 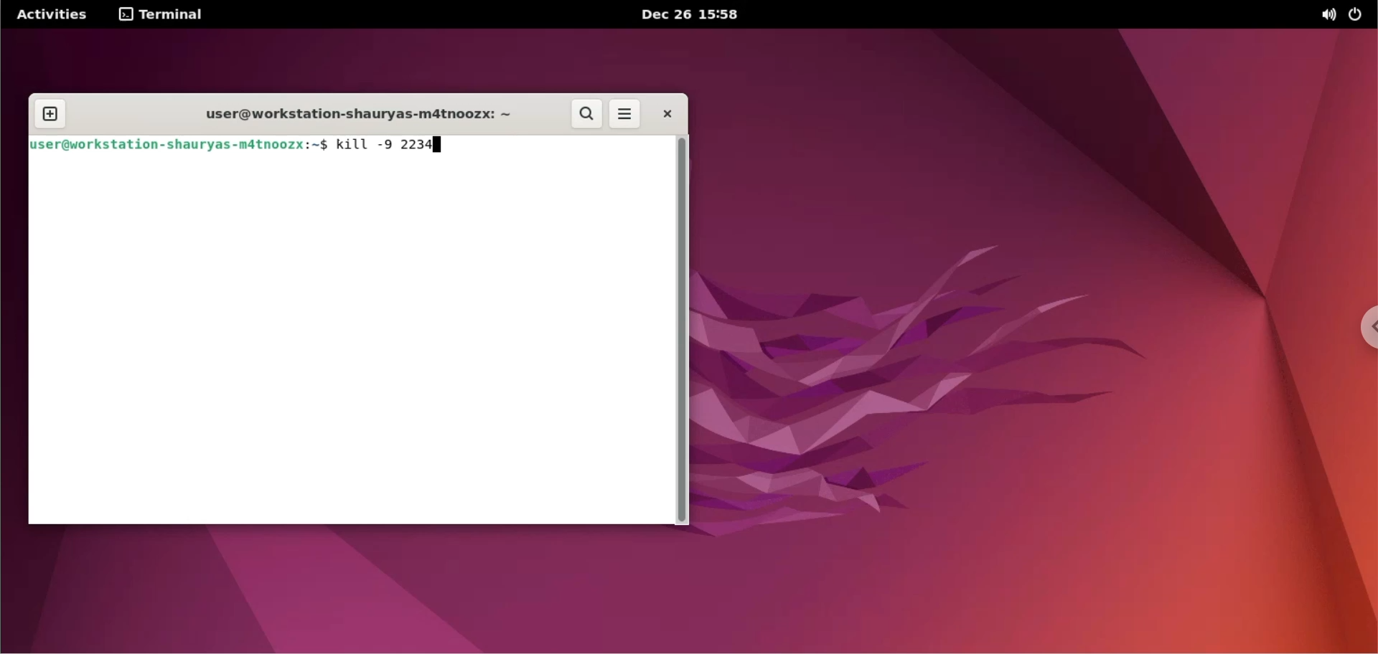 What do you see at coordinates (665, 115) in the screenshot?
I see `close` at bounding box center [665, 115].